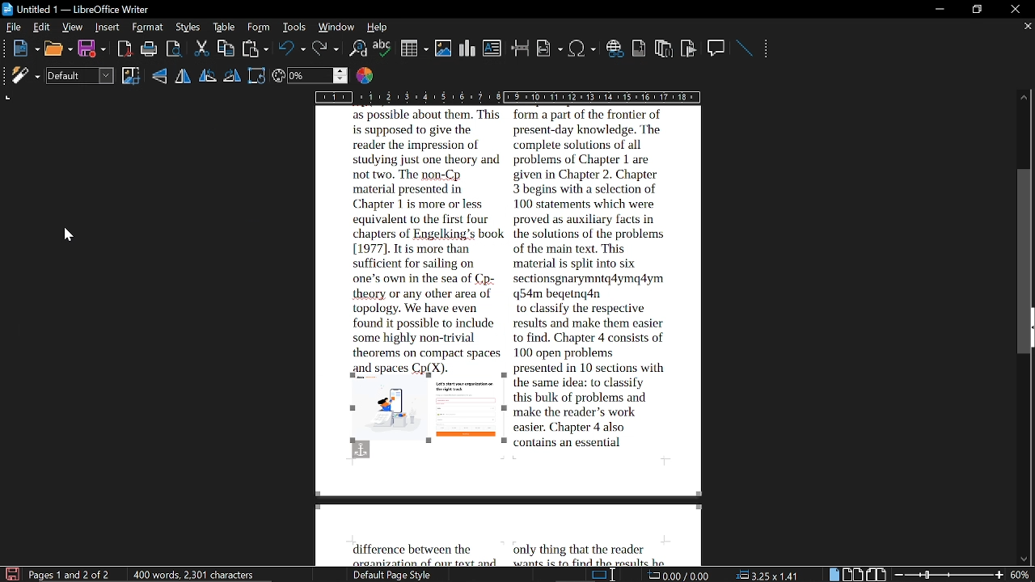 The height and width of the screenshot is (582, 1035). I want to click on rotate 90 degree left, so click(207, 75).